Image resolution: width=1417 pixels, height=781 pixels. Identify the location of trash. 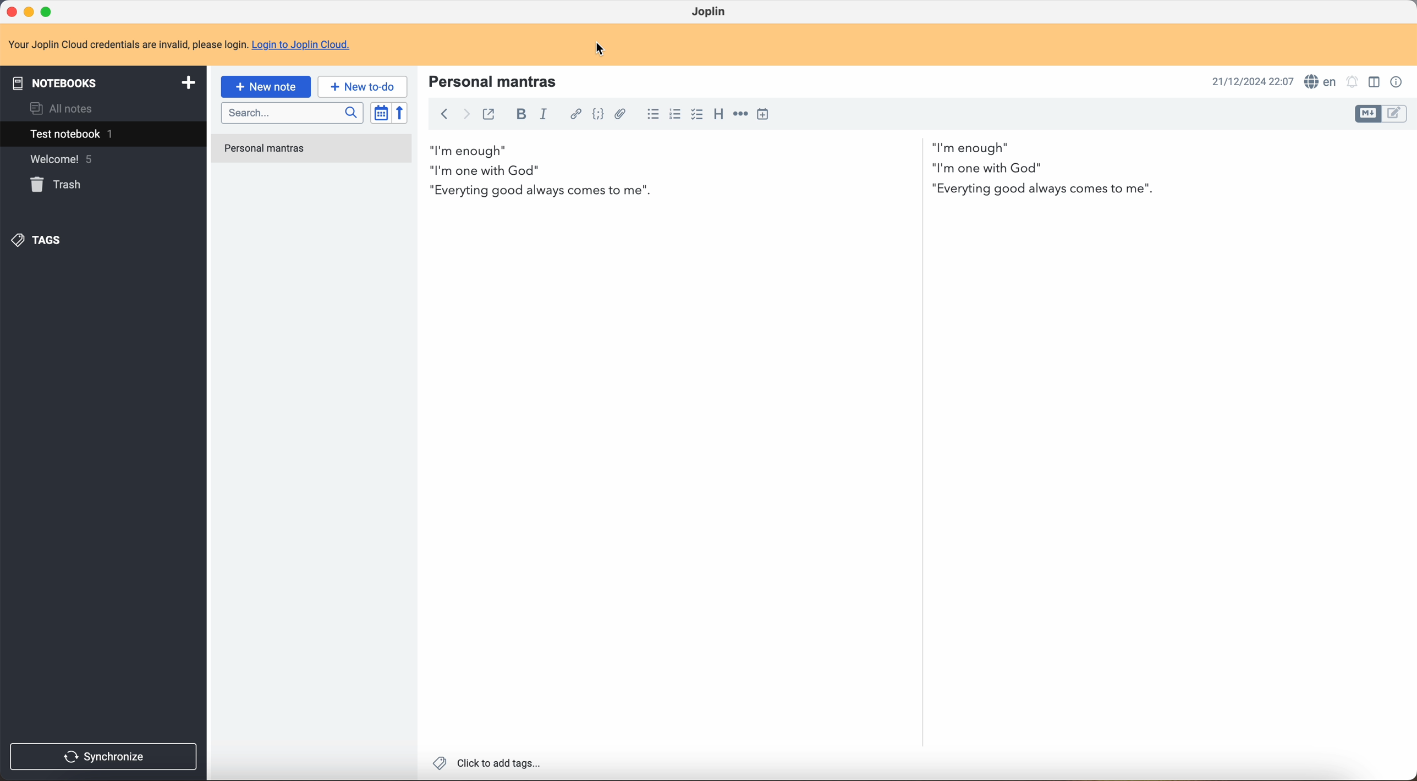
(57, 185).